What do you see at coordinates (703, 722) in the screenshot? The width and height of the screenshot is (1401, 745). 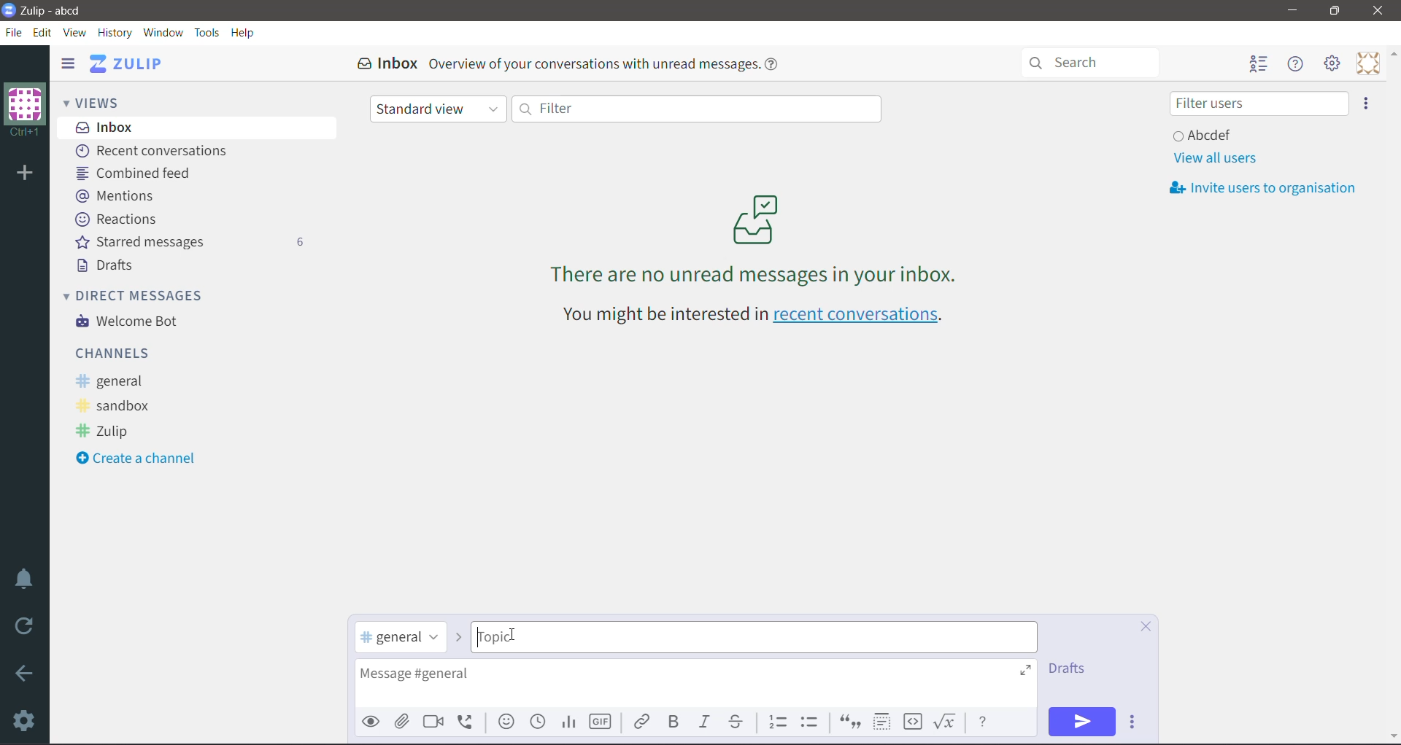 I see `Italic` at bounding box center [703, 722].